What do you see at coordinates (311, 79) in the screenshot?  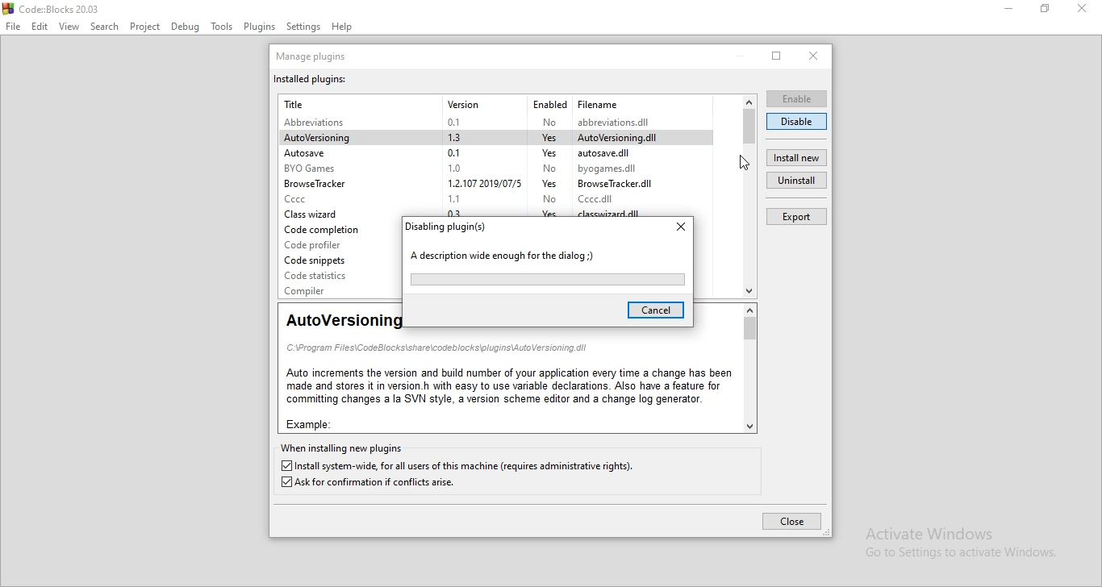 I see `installed plugins` at bounding box center [311, 79].